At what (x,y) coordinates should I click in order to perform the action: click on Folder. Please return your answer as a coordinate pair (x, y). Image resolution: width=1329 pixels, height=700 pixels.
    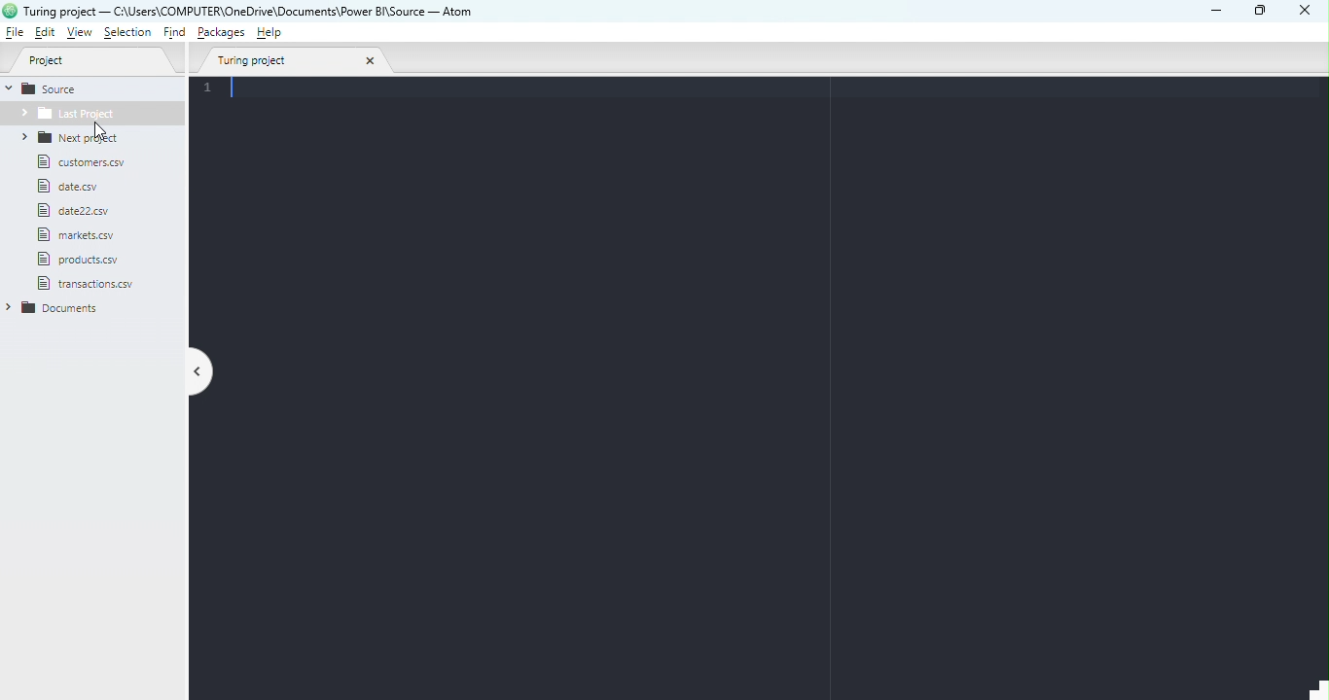
    Looking at the image, I should click on (90, 116).